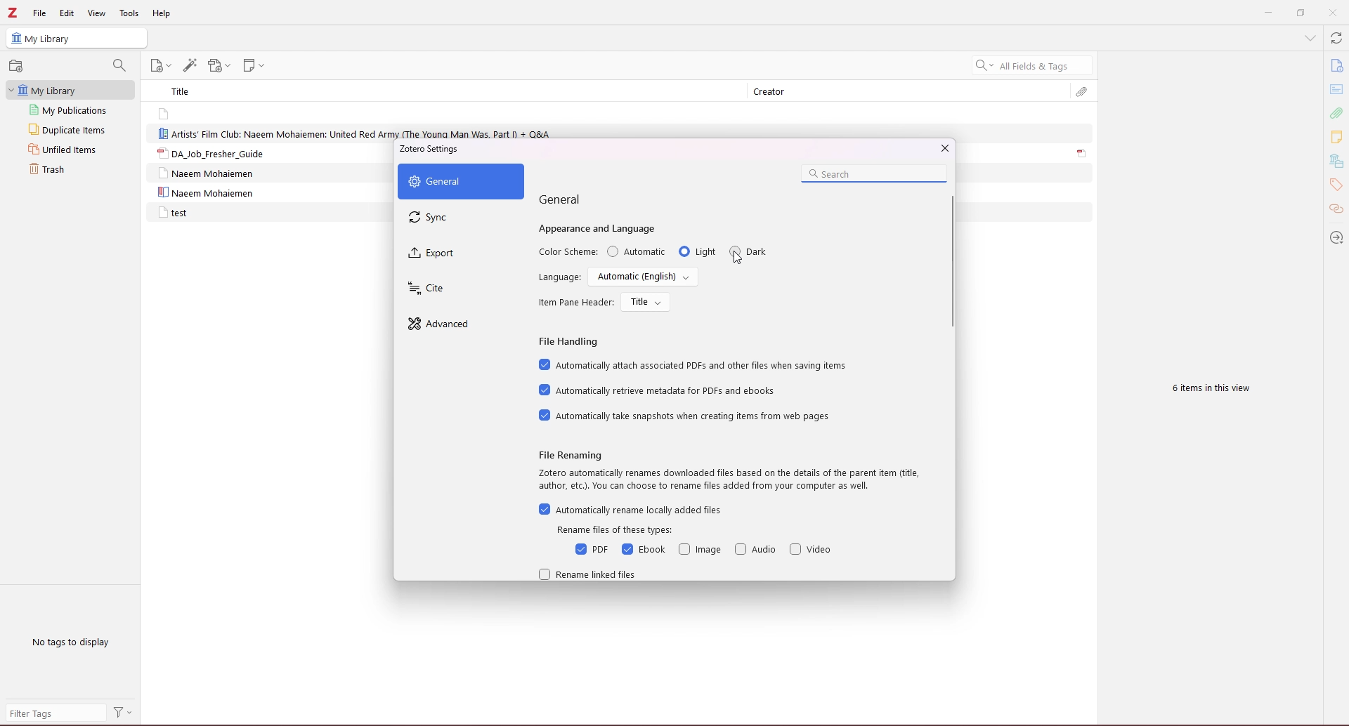  Describe the element at coordinates (1310, 38) in the screenshot. I see `list all items` at that location.